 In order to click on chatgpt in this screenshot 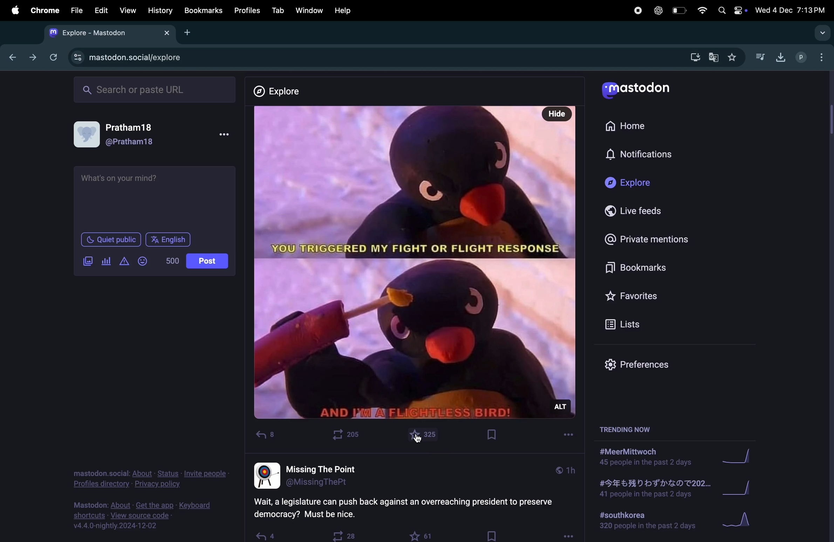, I will do `click(656, 10)`.